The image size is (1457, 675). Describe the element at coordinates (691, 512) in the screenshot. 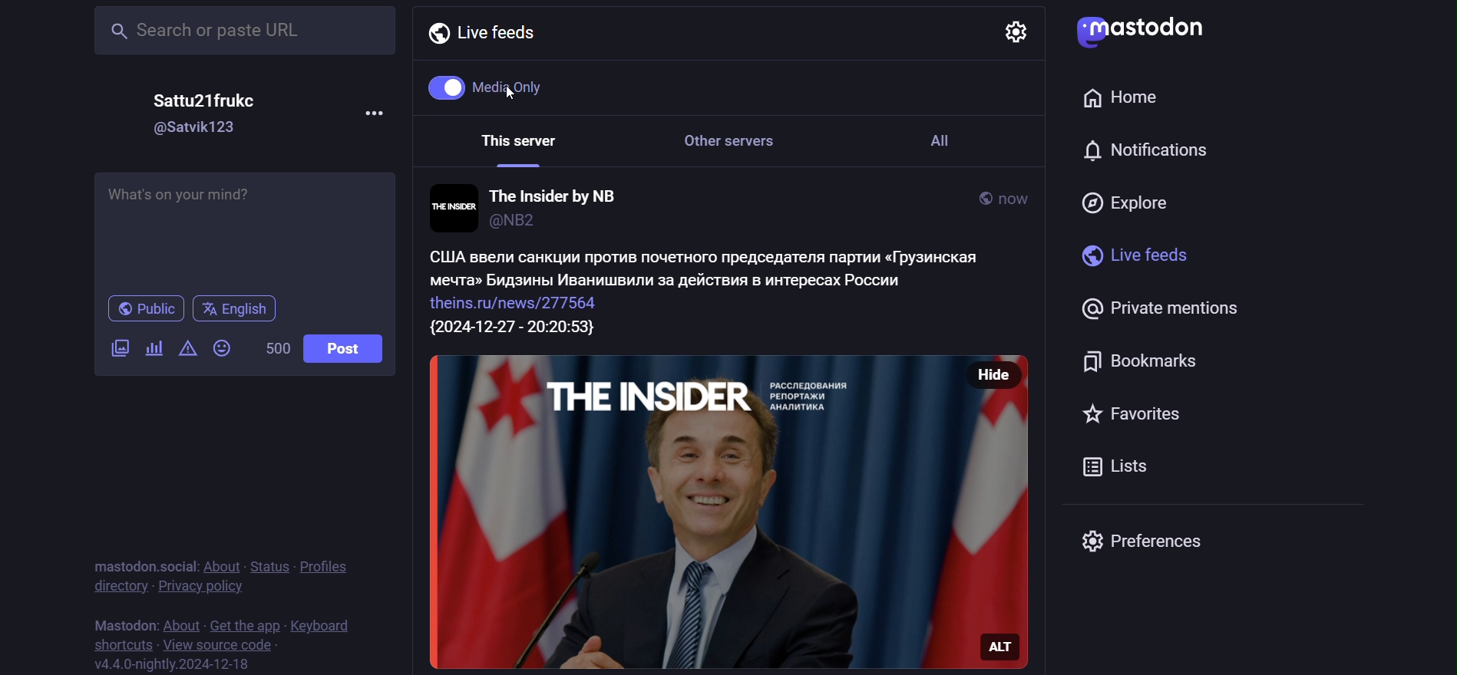

I see `image` at that location.